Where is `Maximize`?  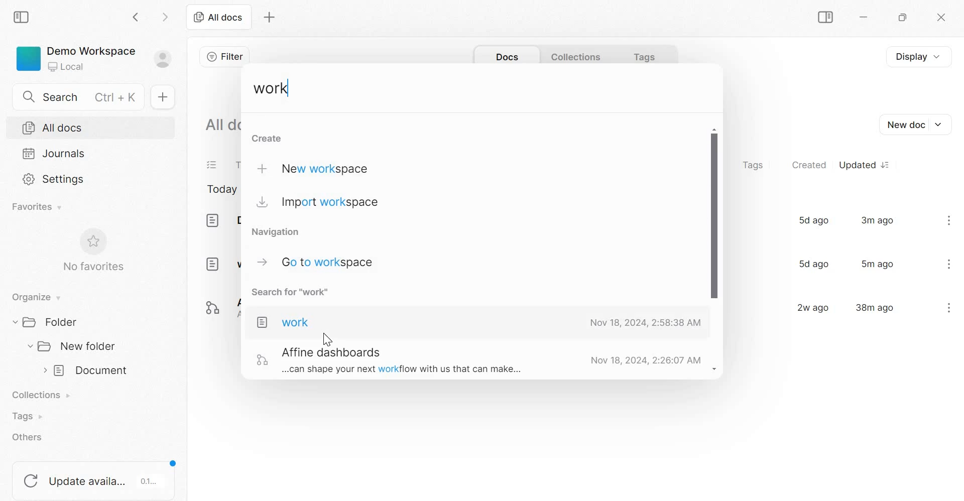
Maximize is located at coordinates (905, 19).